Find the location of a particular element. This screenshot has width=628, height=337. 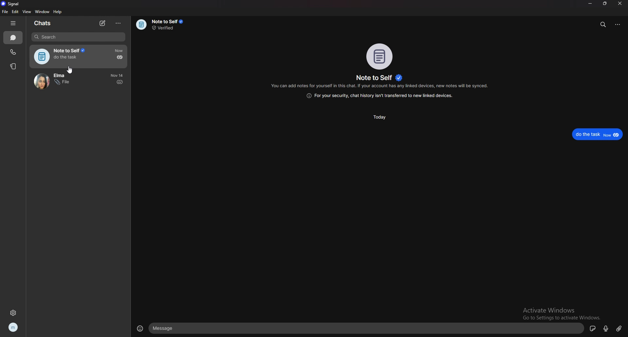

chats is located at coordinates (13, 38).